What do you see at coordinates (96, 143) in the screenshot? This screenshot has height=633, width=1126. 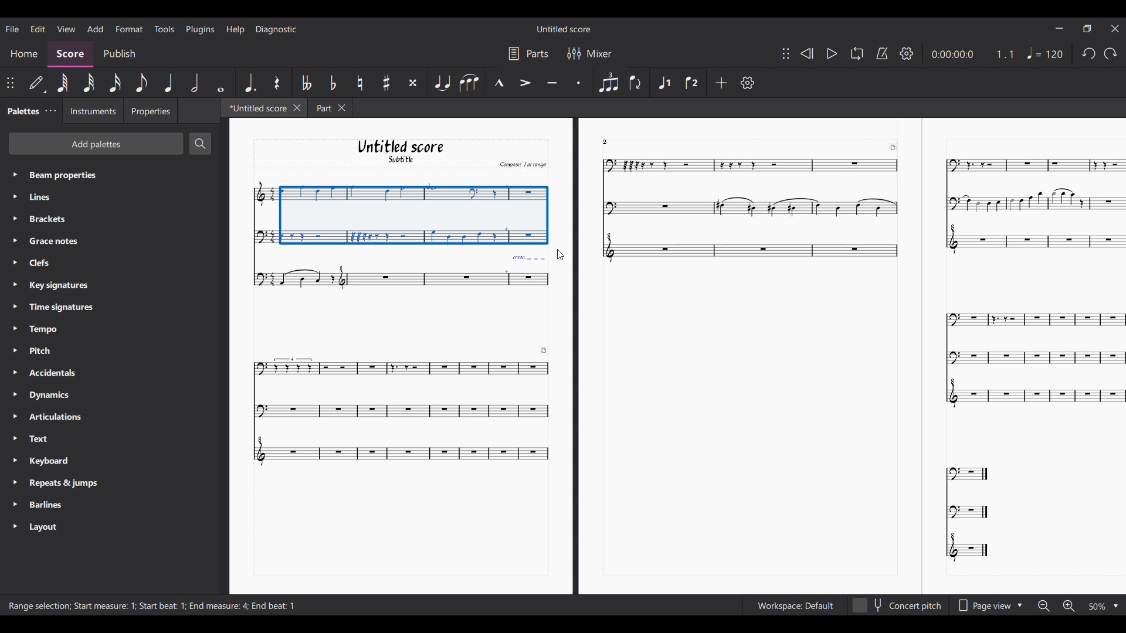 I see `Add palette` at bounding box center [96, 143].